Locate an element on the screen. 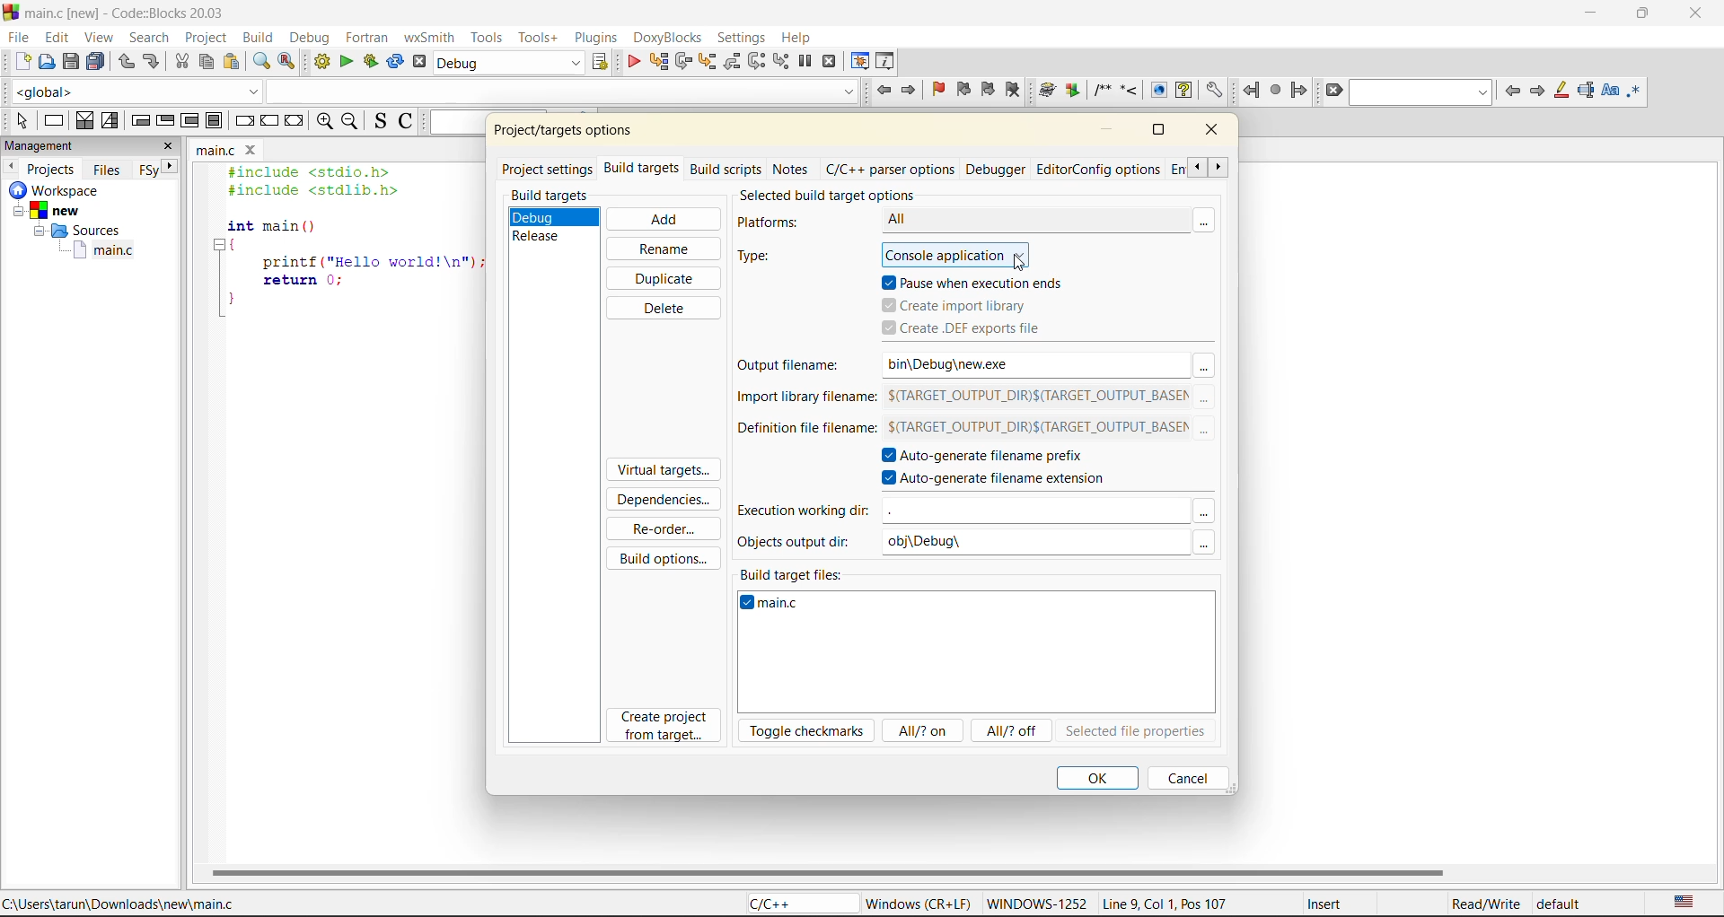 Image resolution: width=1724 pixels, height=917 pixels. rebuild is located at coordinates (397, 61).